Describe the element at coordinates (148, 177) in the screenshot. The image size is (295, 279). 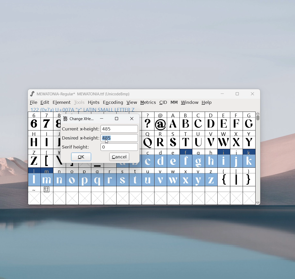
I see `u` at that location.